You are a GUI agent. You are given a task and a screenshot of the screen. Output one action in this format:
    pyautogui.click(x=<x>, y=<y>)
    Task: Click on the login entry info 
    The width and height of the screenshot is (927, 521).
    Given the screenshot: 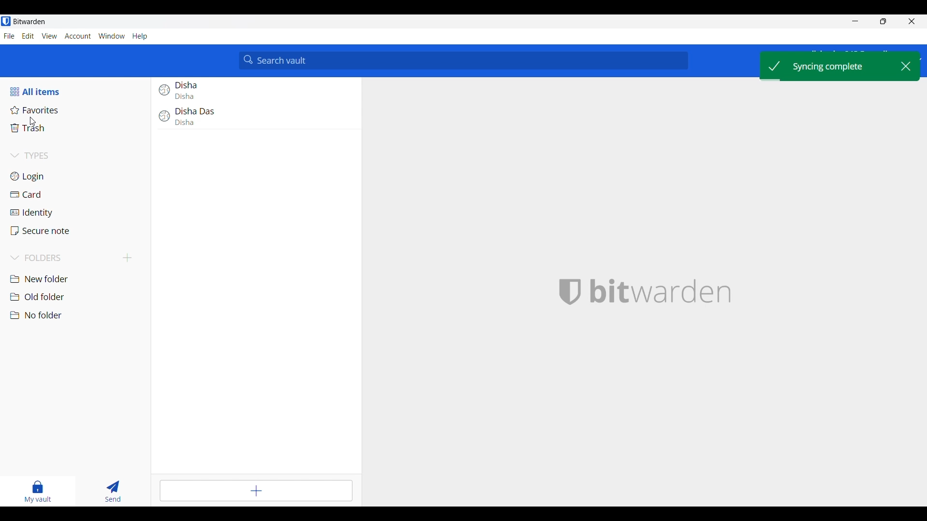 What is the action you would take?
    pyautogui.click(x=253, y=118)
    